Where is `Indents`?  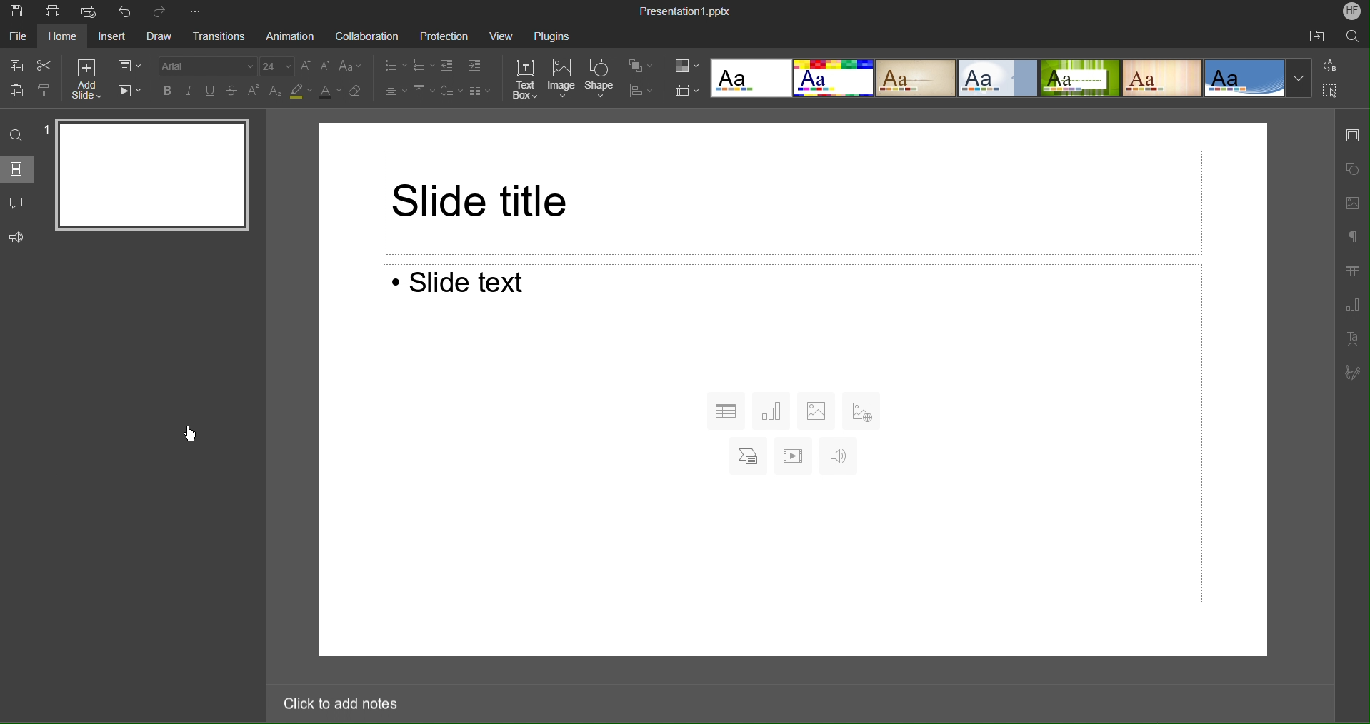 Indents is located at coordinates (465, 64).